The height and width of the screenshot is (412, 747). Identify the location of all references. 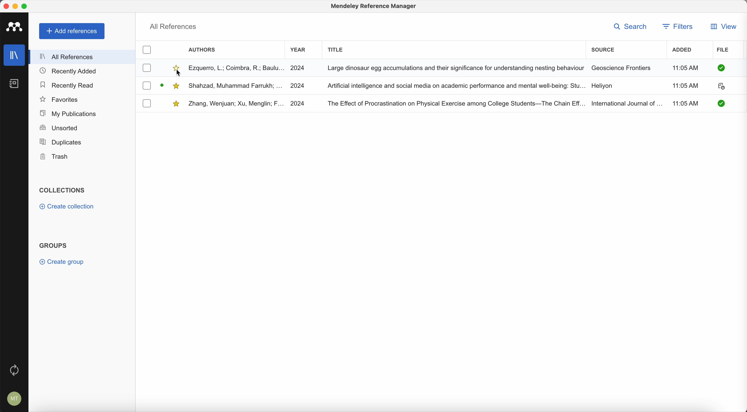
(83, 57).